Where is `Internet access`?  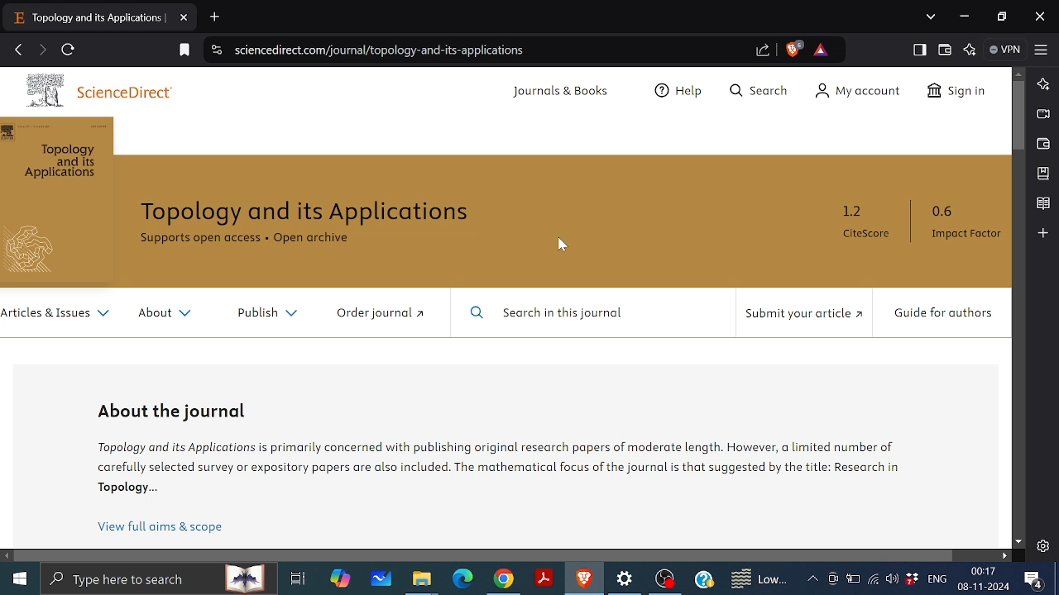 Internet access is located at coordinates (870, 579).